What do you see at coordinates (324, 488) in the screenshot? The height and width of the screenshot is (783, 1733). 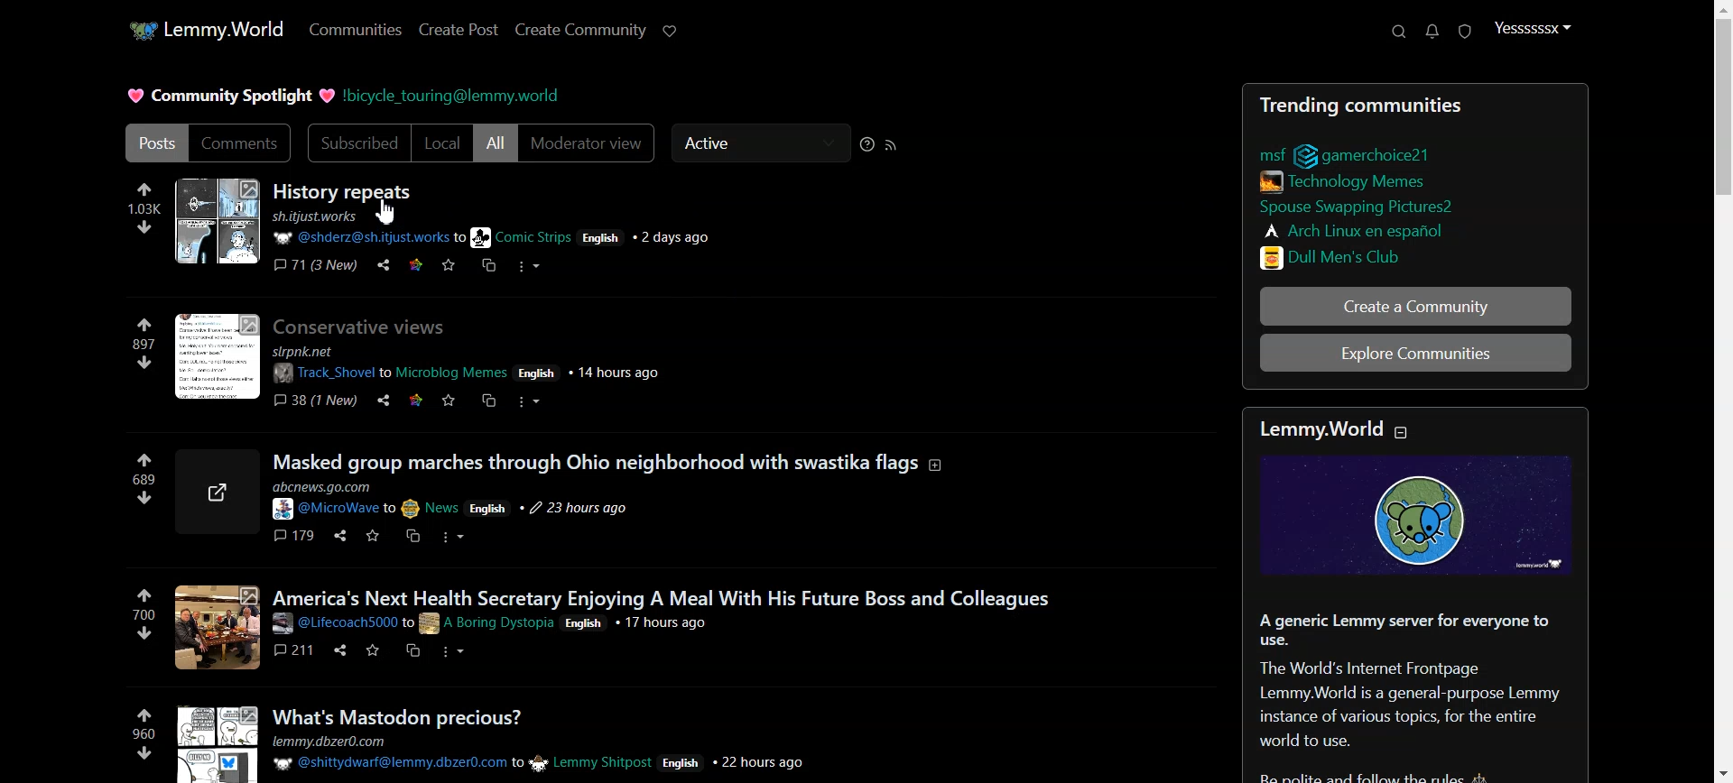 I see `abcnews.go.com` at bounding box center [324, 488].